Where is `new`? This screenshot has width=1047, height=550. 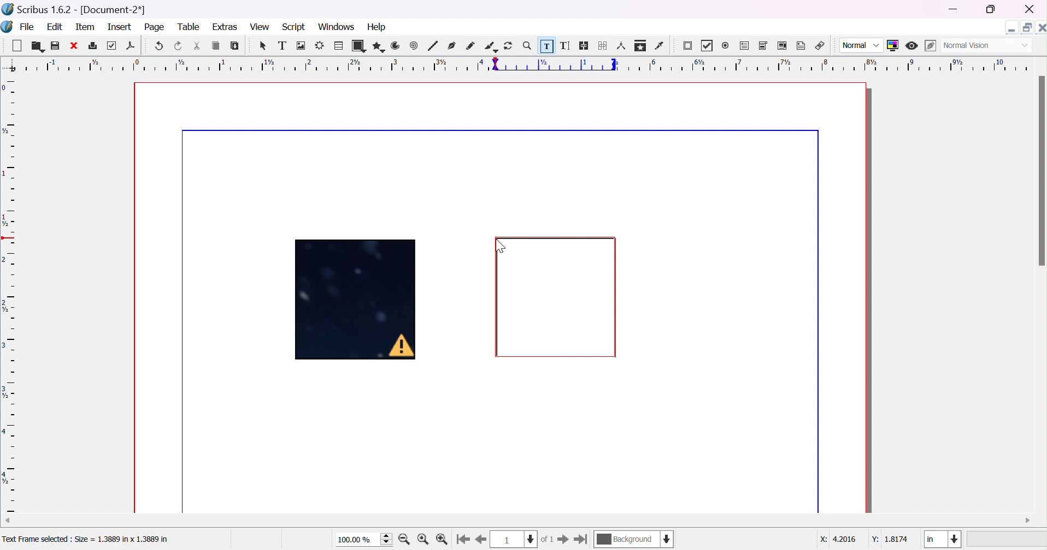
new is located at coordinates (15, 44).